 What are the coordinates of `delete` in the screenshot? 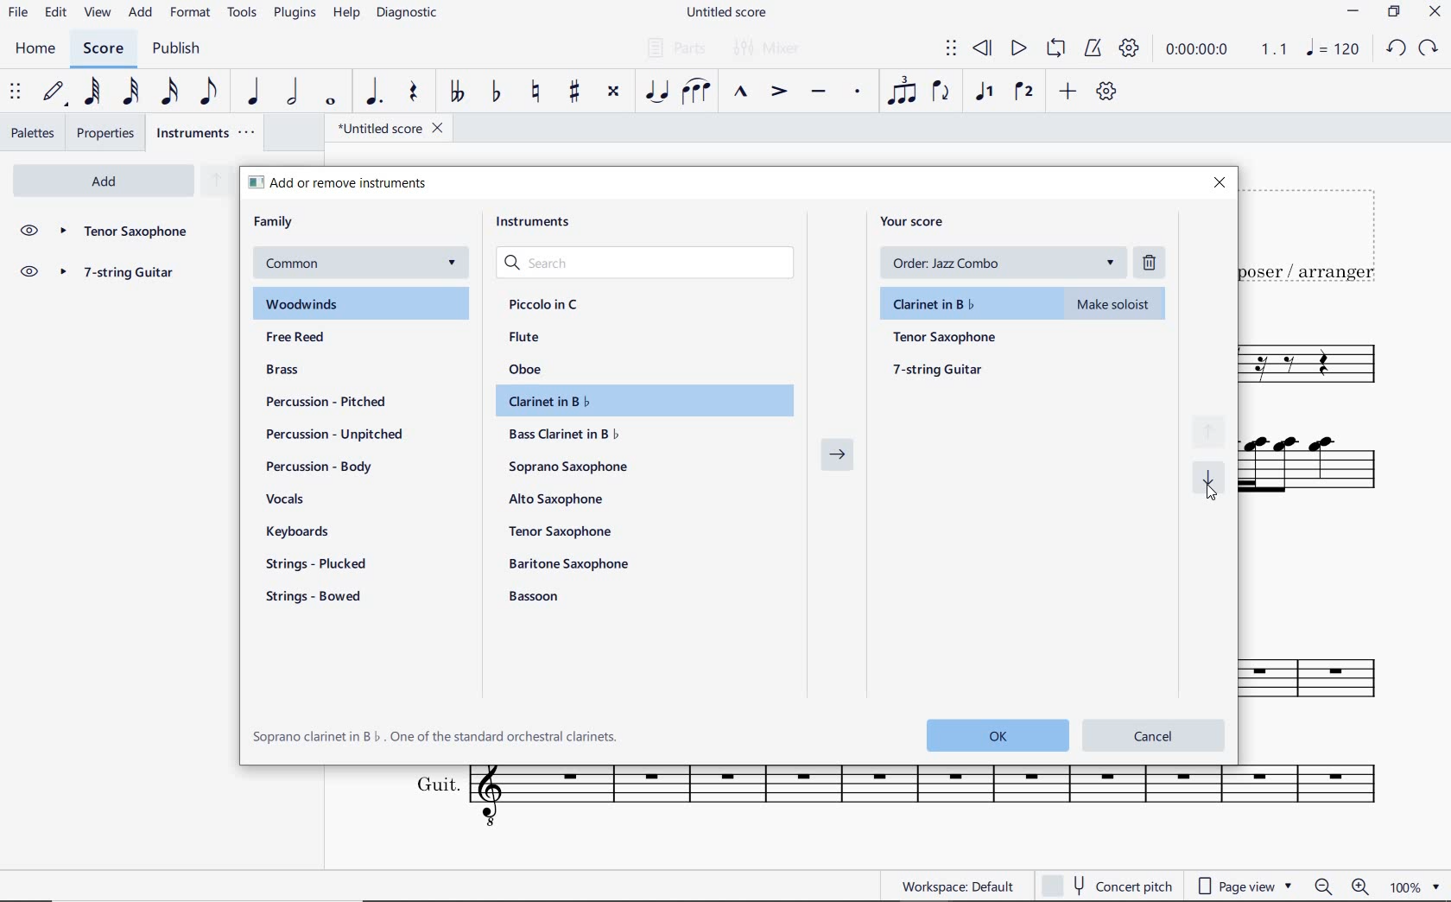 It's located at (1152, 262).